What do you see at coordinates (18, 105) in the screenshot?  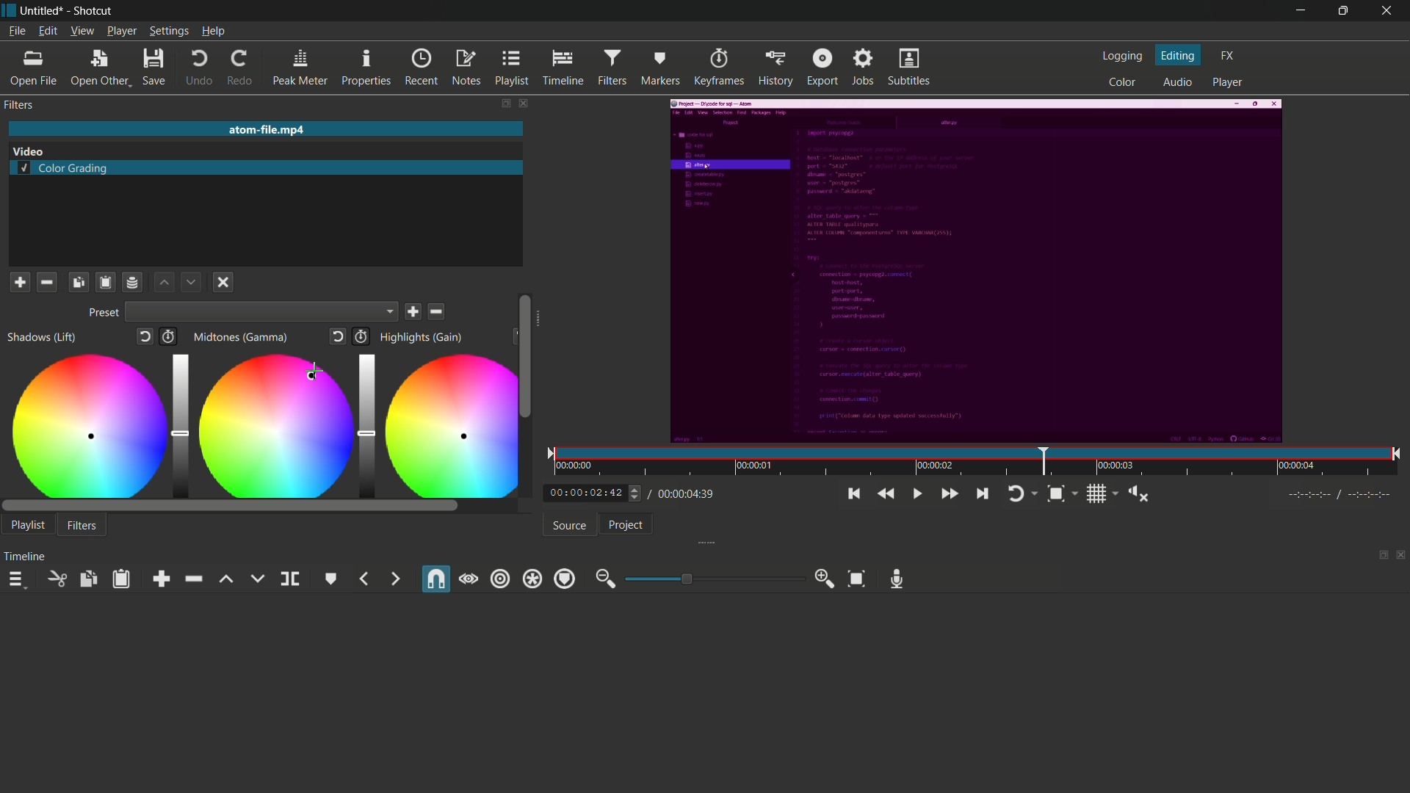 I see `filters` at bounding box center [18, 105].